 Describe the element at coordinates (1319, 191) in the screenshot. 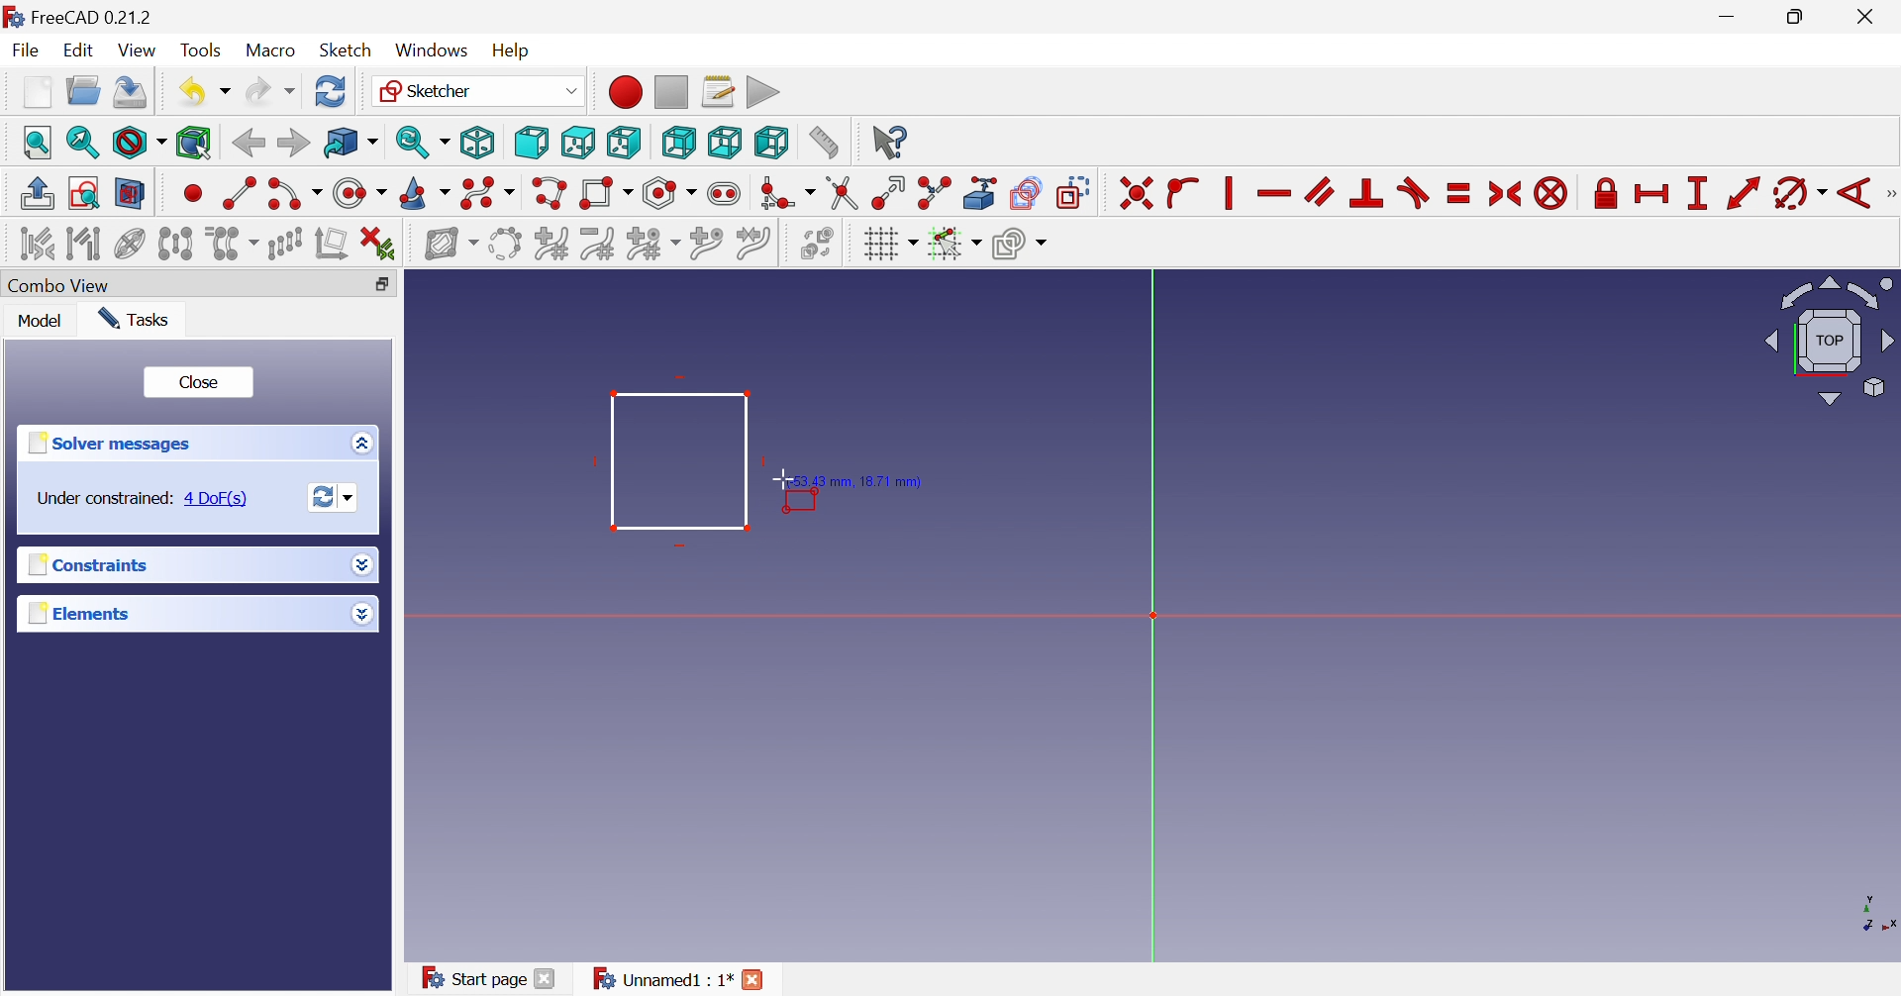

I see `Constrain parallel` at that location.